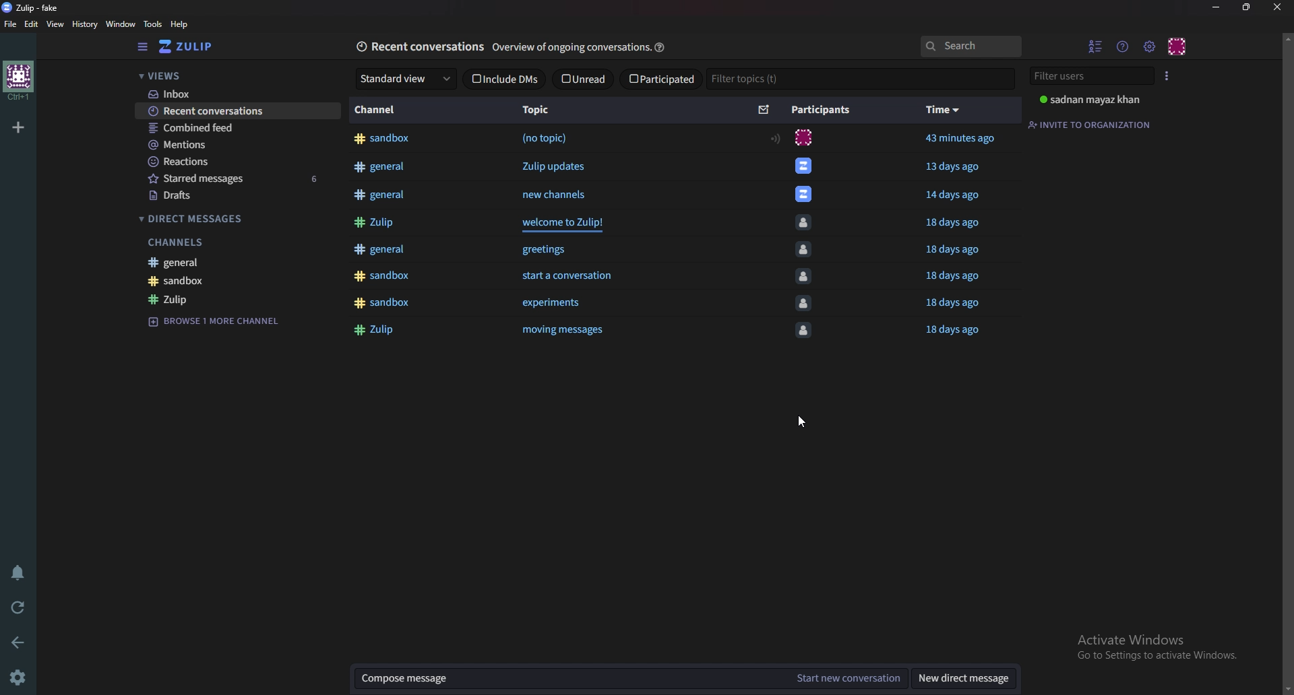 The height and width of the screenshot is (695, 1294). I want to click on unread, so click(586, 78).